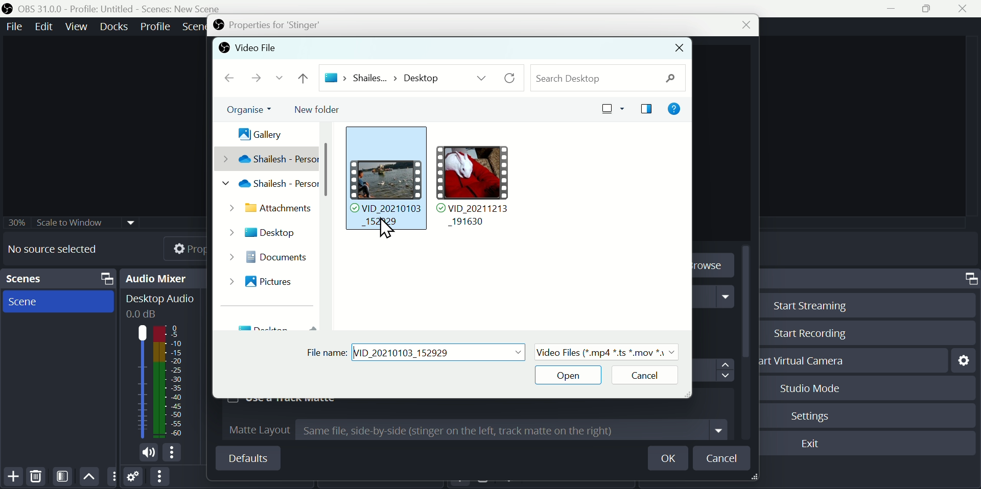 Image resolution: width=981 pixels, height=489 pixels. What do you see at coordinates (569, 376) in the screenshot?
I see `open` at bounding box center [569, 376].